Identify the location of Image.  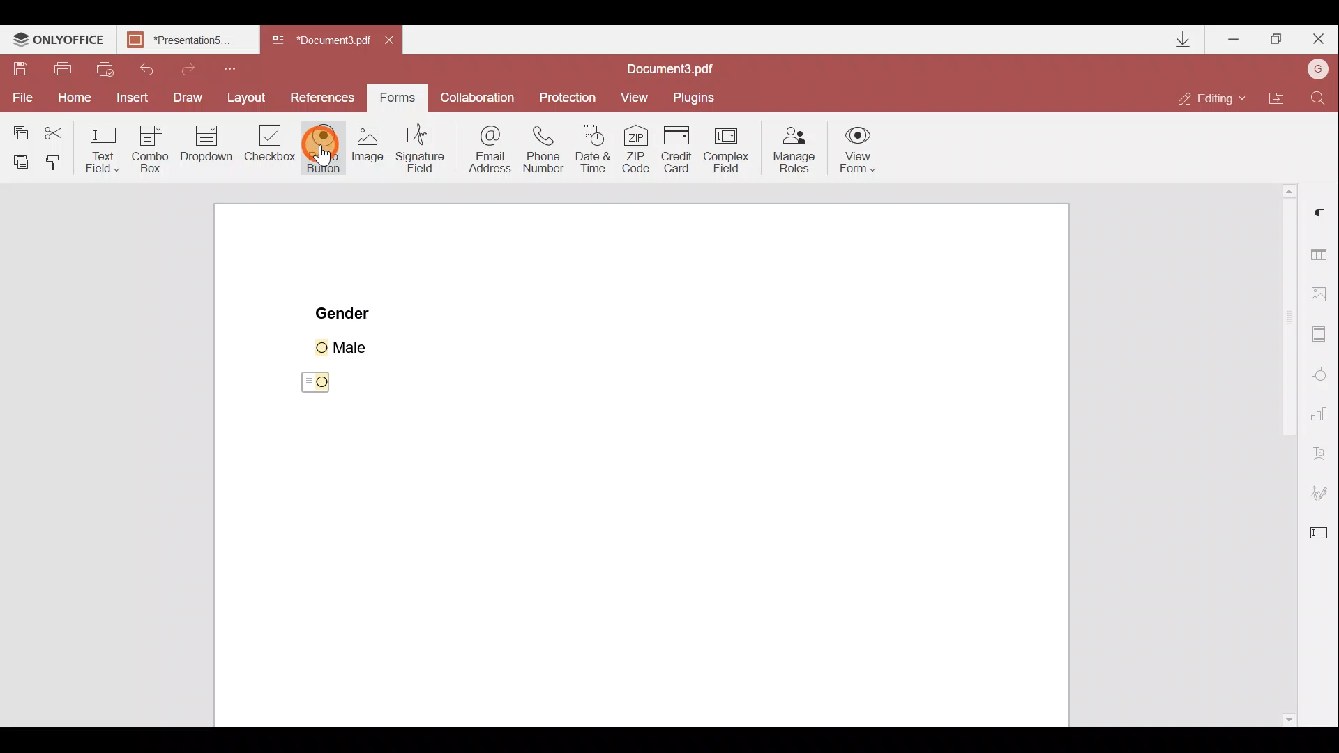
(369, 158).